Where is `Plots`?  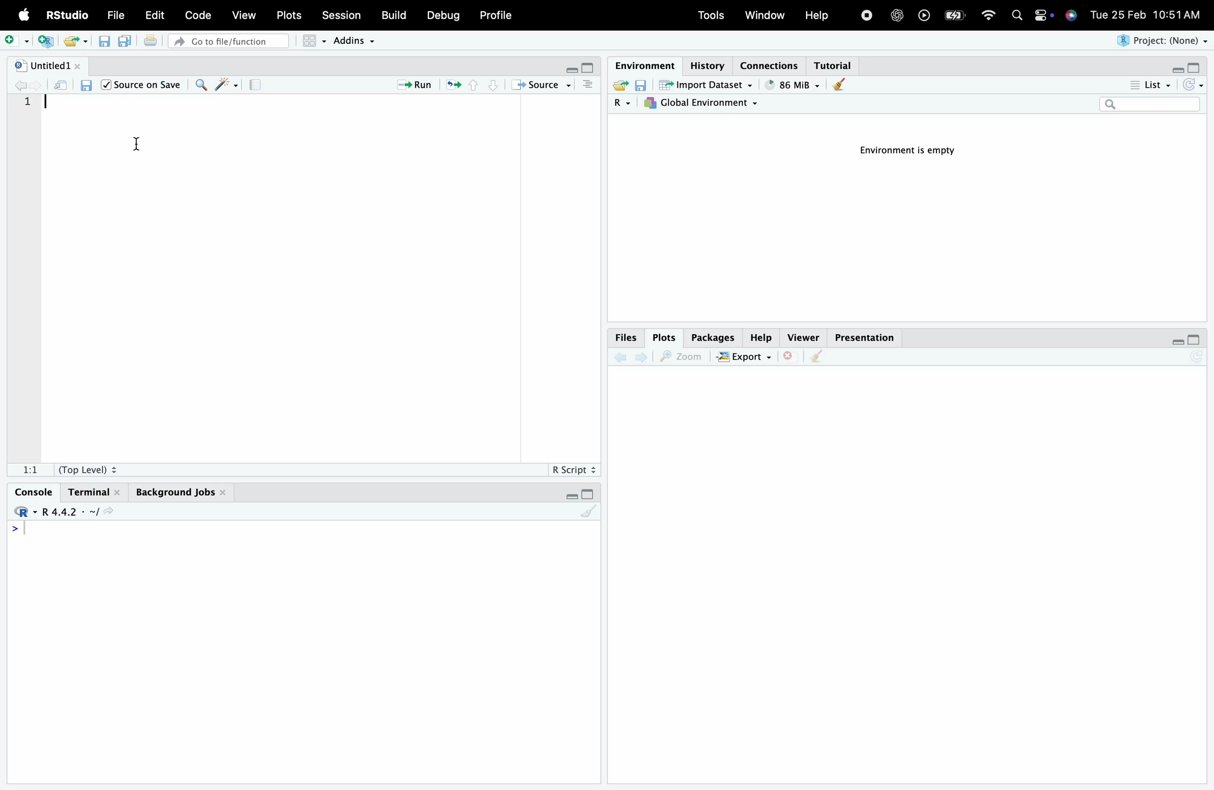 Plots is located at coordinates (661, 336).